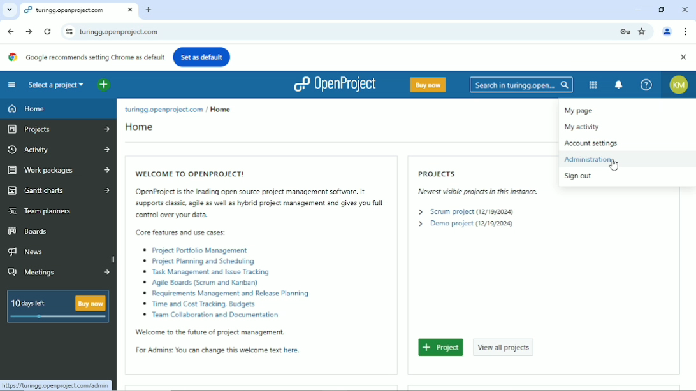 The image size is (696, 391). Describe the element at coordinates (662, 9) in the screenshot. I see `Restore down` at that location.